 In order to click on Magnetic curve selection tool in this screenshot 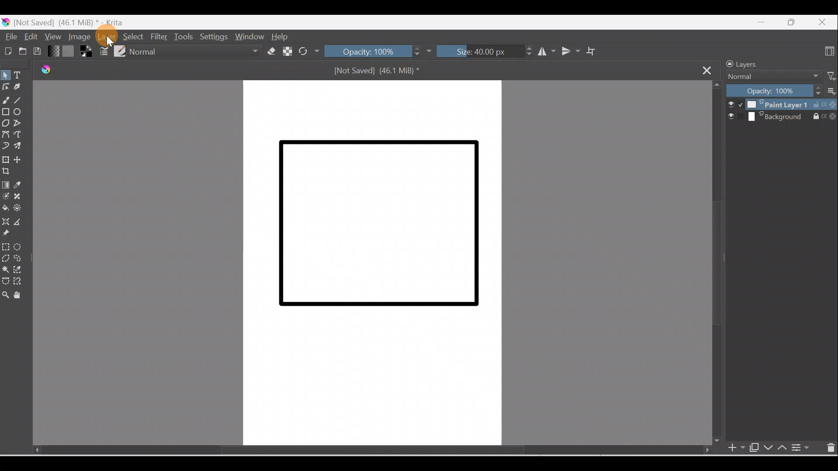, I will do `click(18, 281)`.